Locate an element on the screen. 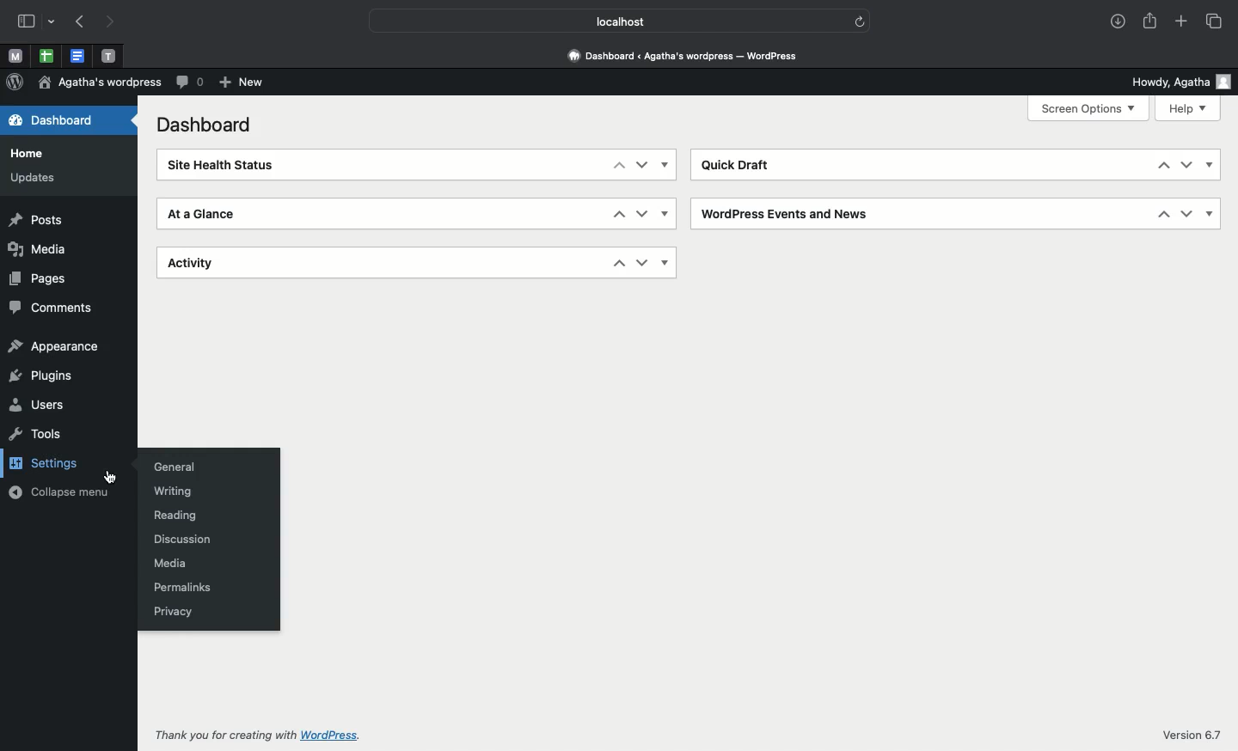  Up is located at coordinates (618, 166).